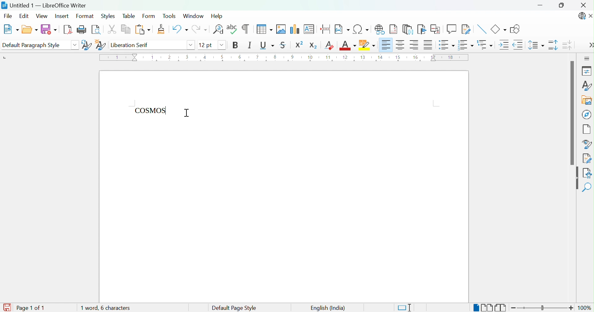  Describe the element at coordinates (49, 30) in the screenshot. I see `Save` at that location.